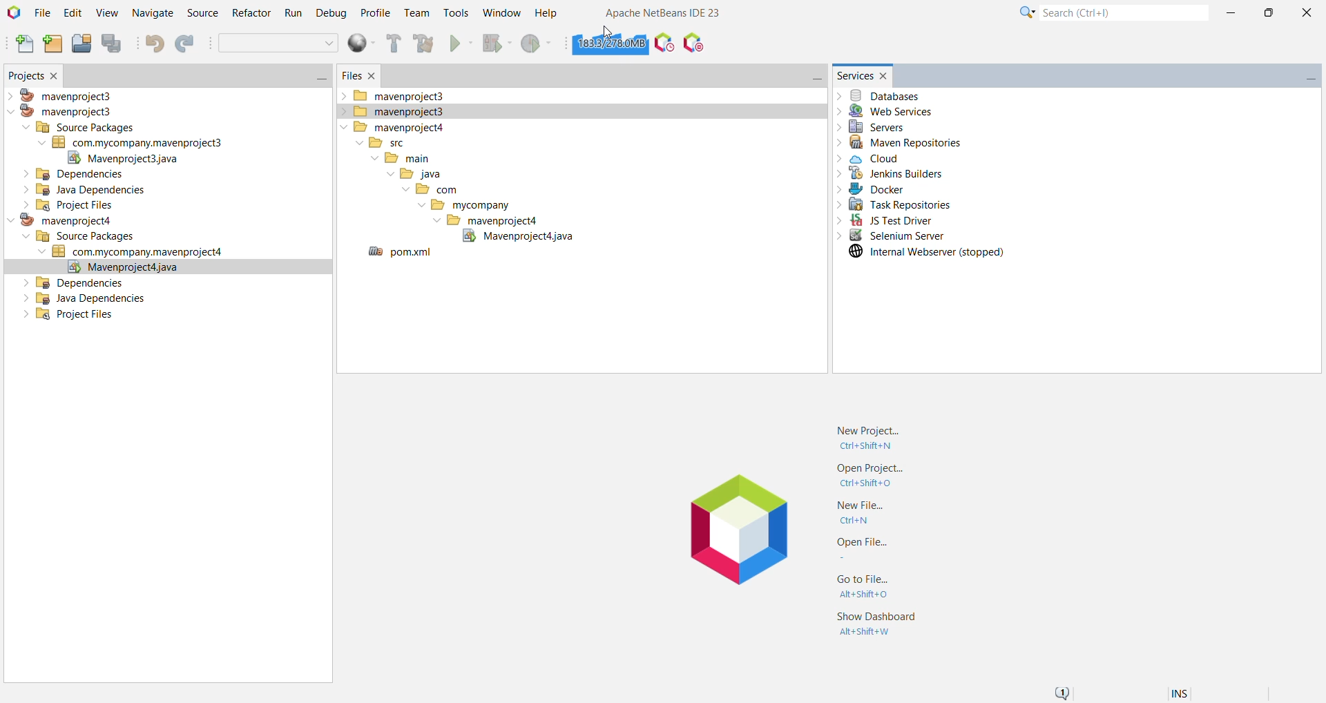 This screenshot has width=1326, height=703. I want to click on Servers, so click(874, 128).